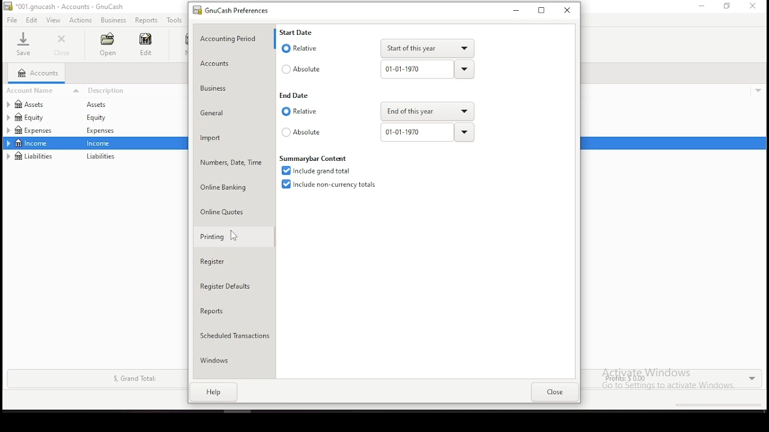 Image resolution: width=769 pixels, height=432 pixels. What do you see at coordinates (135, 91) in the screenshot?
I see `descrtiption` at bounding box center [135, 91].